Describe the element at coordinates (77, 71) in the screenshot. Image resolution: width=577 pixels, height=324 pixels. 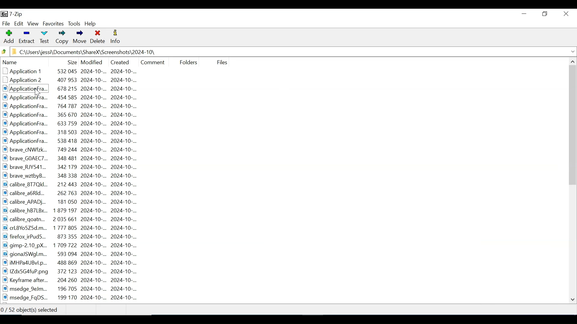
I see `Application 1 532 045 2024-10-.. 2024-10-...` at that location.